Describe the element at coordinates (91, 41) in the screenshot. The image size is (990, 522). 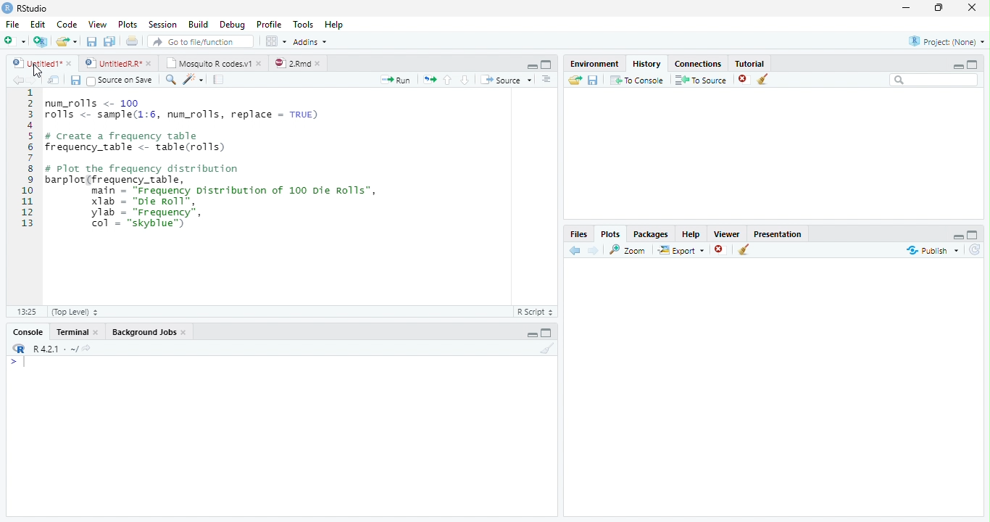
I see `Save current file` at that location.